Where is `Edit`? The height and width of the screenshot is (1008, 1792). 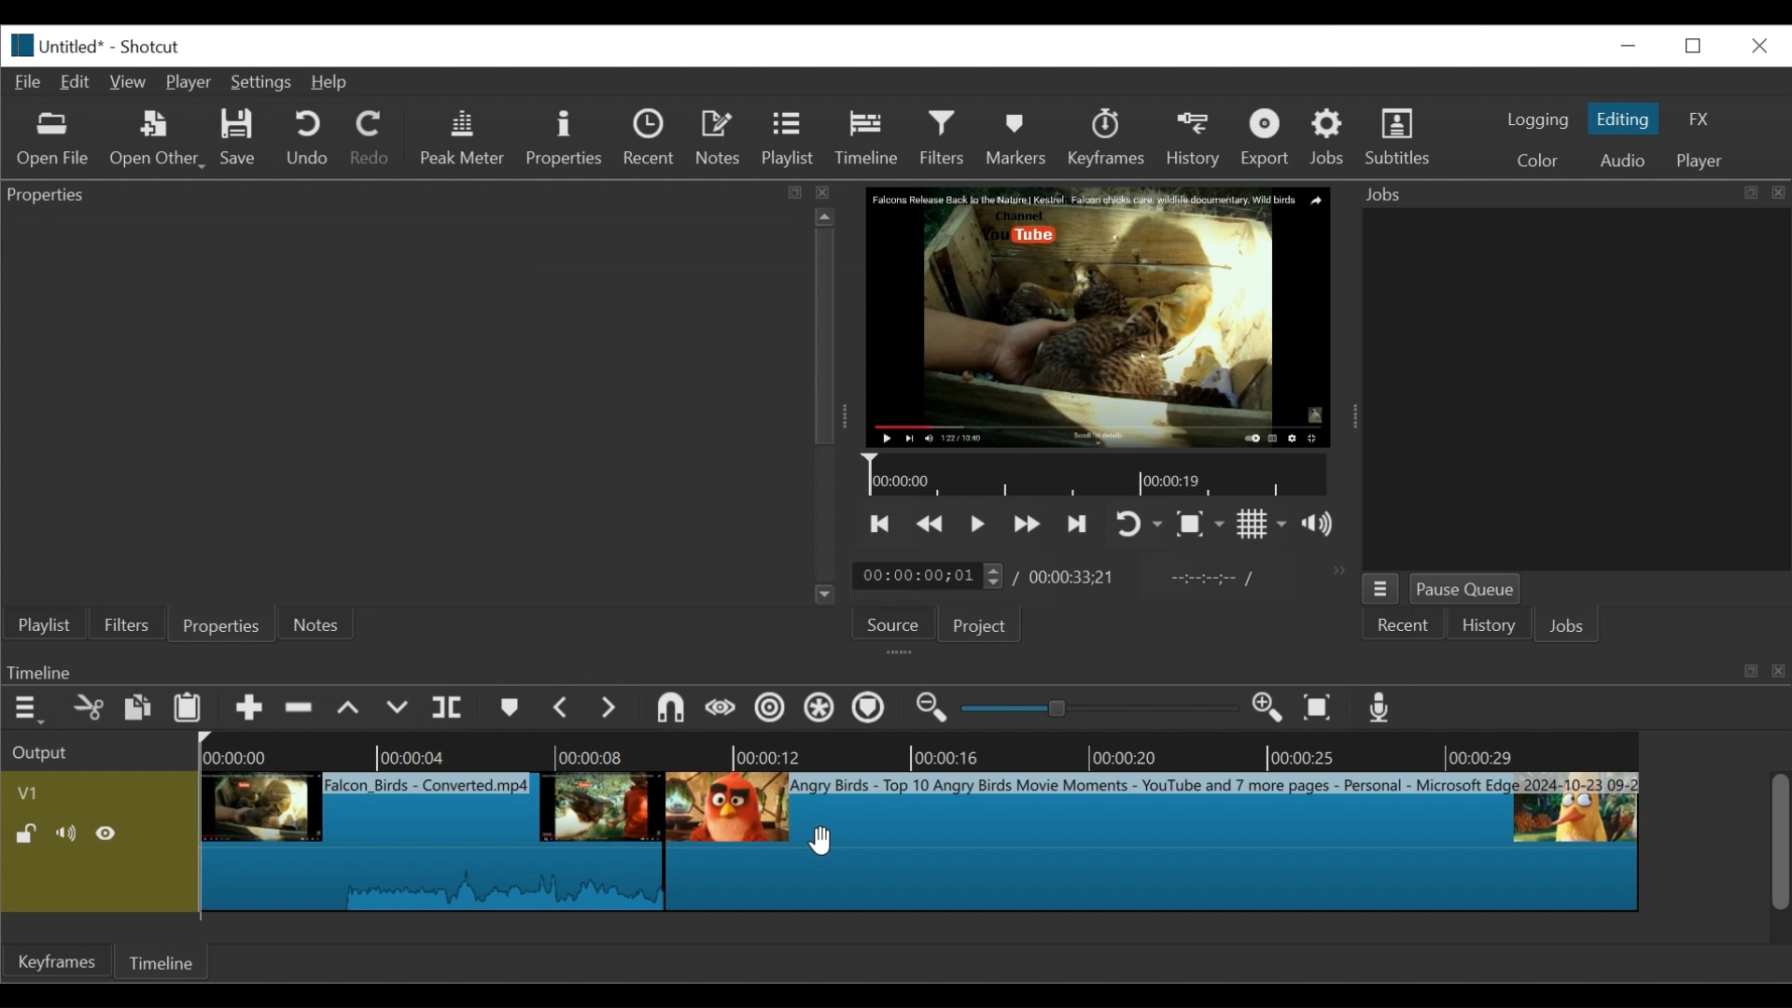 Edit is located at coordinates (77, 82).